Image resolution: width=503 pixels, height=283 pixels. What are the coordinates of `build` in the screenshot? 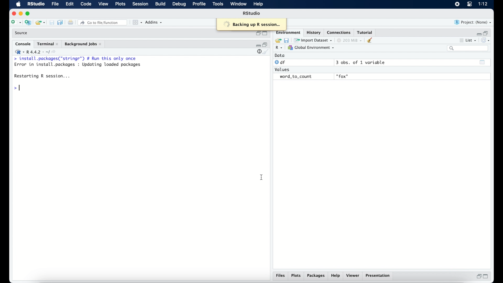 It's located at (160, 4).